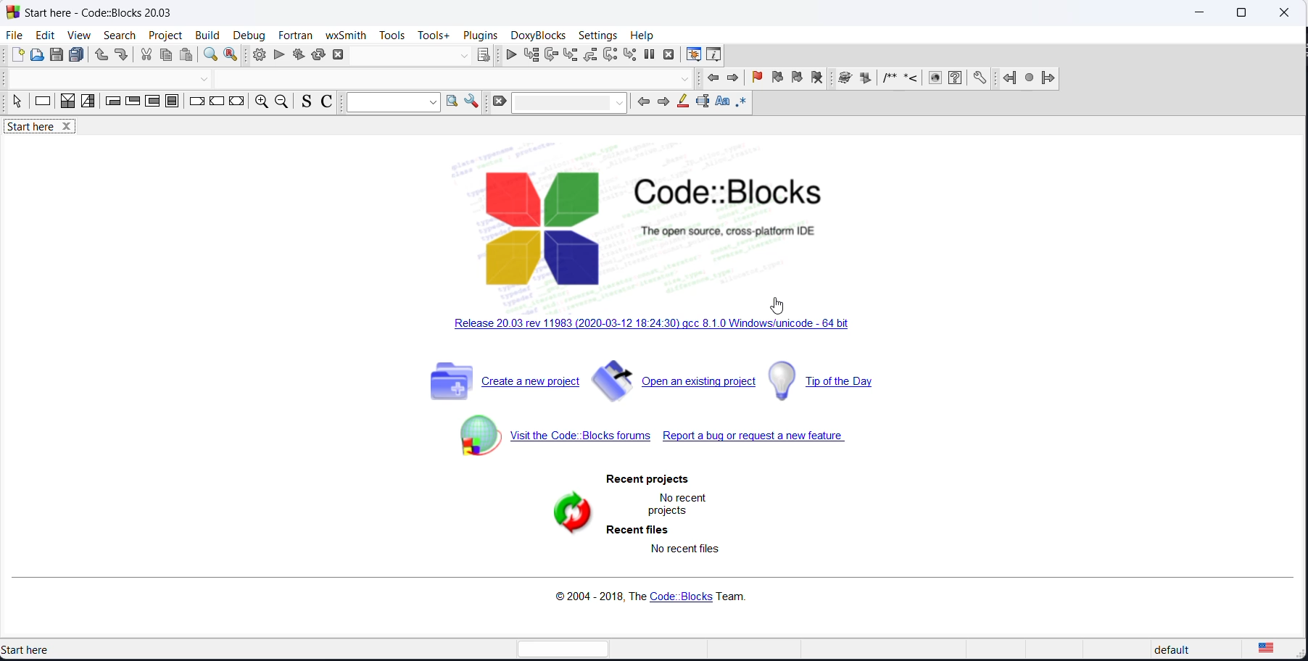  I want to click on jump forward, so click(1049, 80).